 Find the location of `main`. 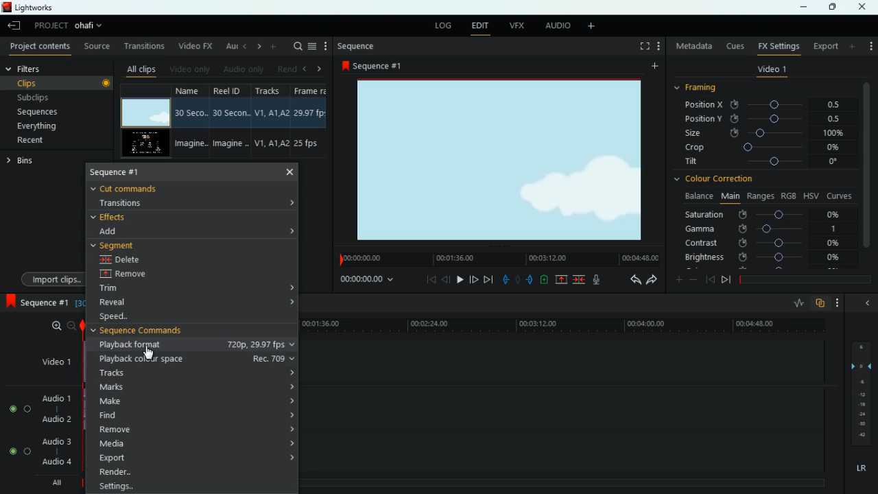

main is located at coordinates (730, 196).